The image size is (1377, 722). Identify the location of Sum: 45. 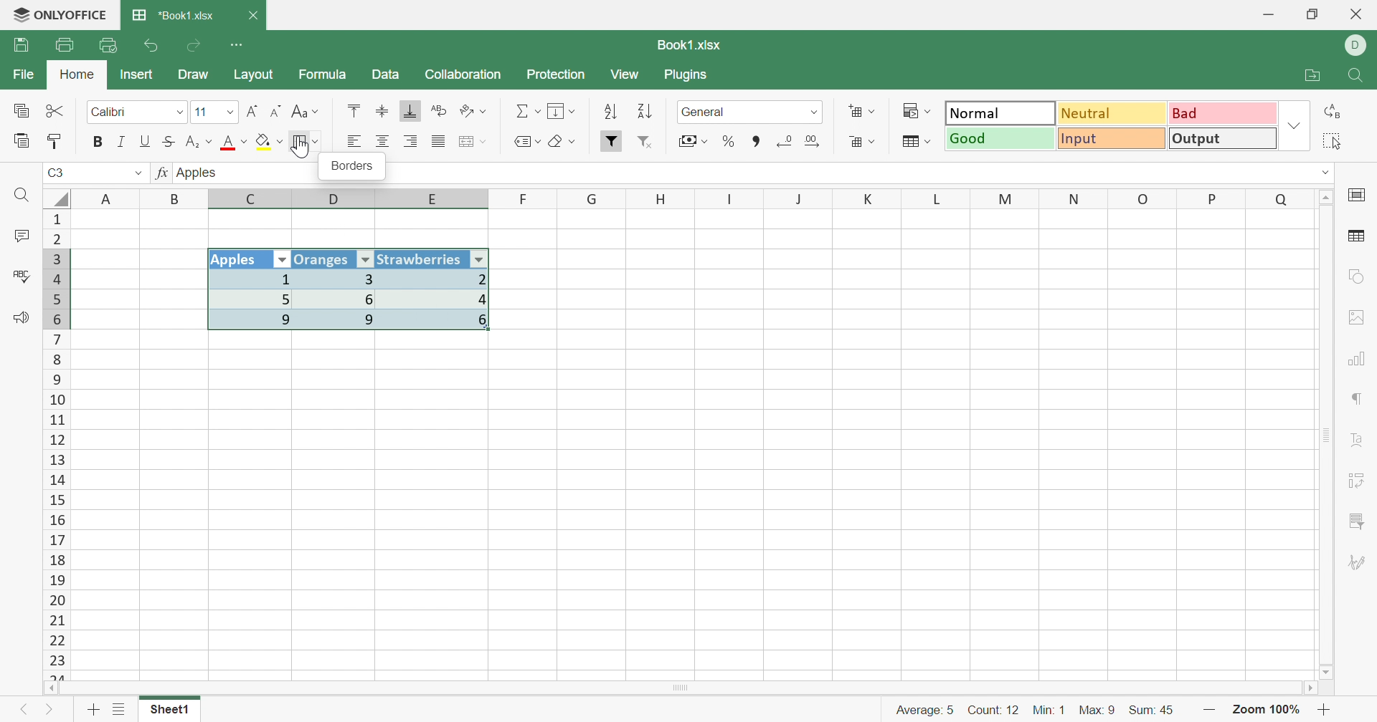
(1158, 708).